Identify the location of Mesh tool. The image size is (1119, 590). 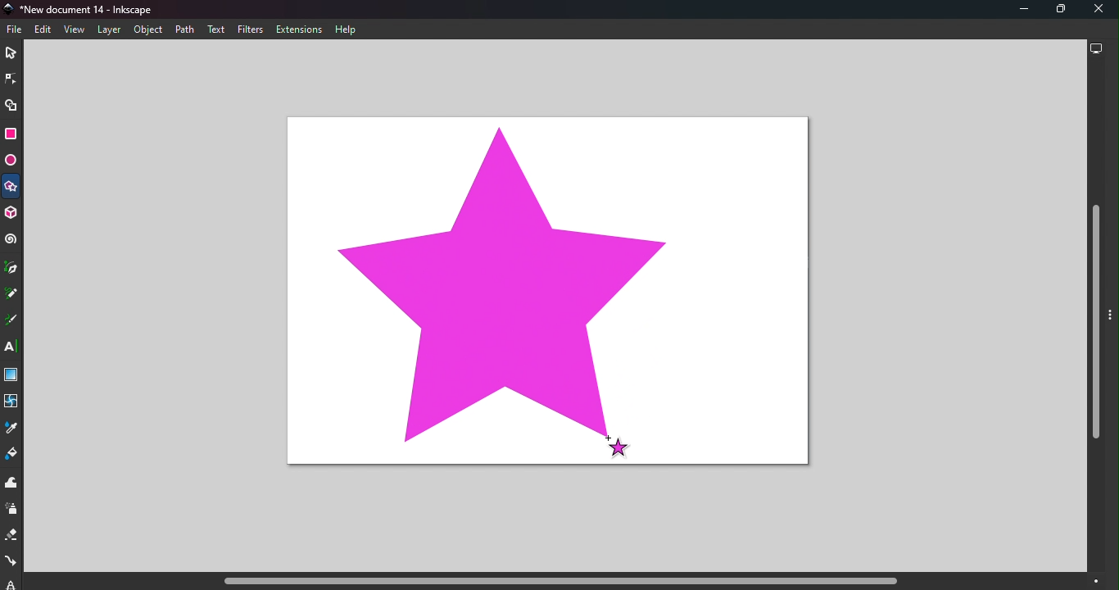
(13, 406).